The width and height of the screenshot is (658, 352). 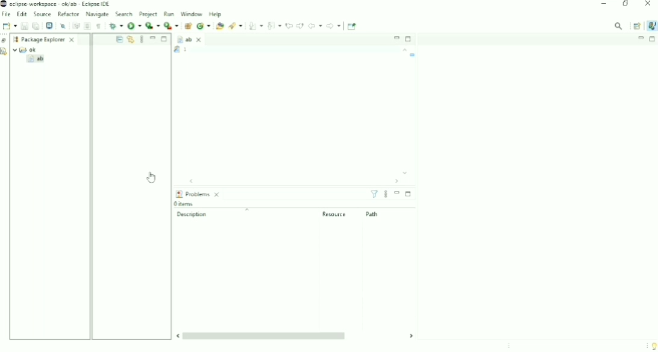 What do you see at coordinates (153, 25) in the screenshot?
I see `Coverage` at bounding box center [153, 25].